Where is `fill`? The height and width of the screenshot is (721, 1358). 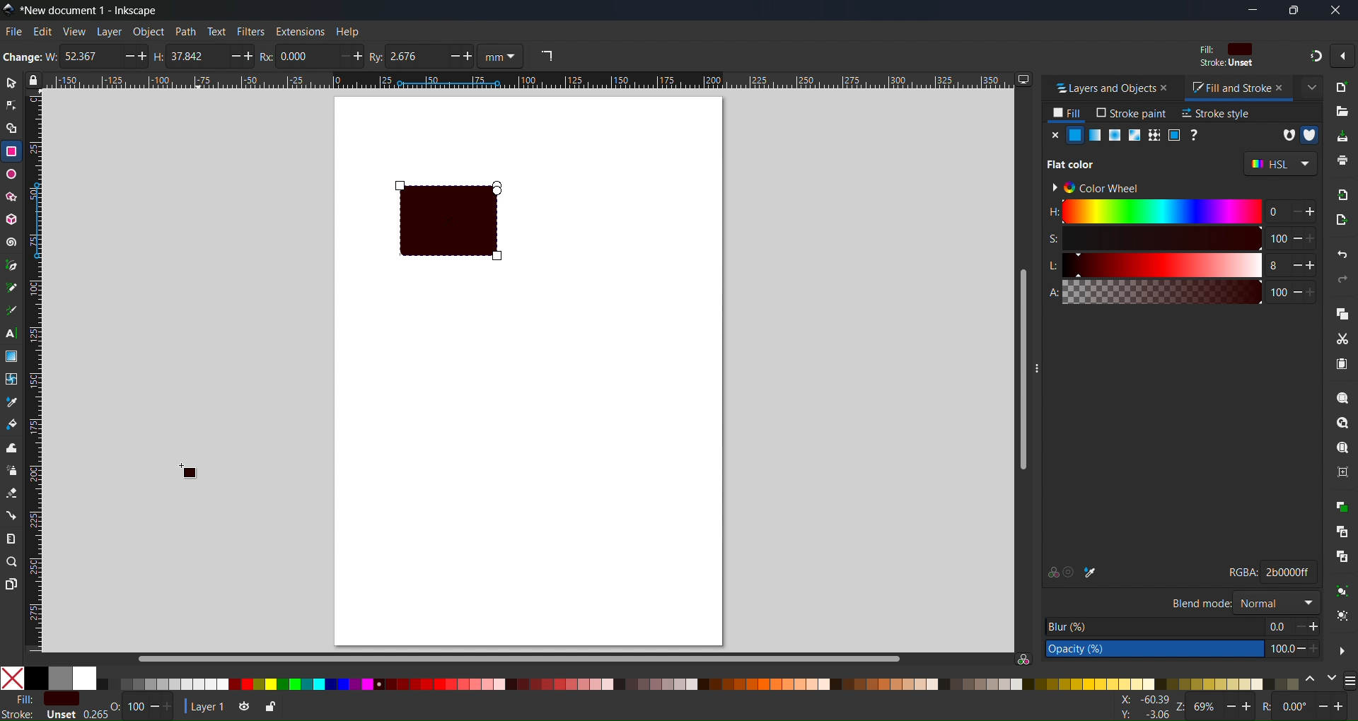
fill is located at coordinates (18, 698).